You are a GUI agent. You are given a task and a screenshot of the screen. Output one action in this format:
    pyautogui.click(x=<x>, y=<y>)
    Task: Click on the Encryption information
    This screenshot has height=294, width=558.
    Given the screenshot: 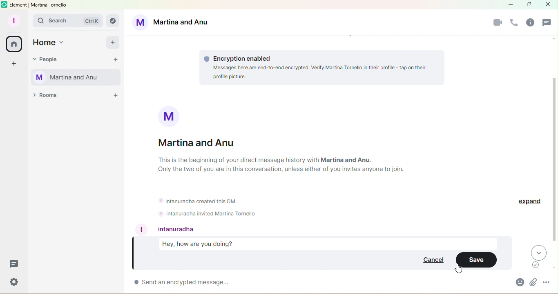 What is the action you would take?
    pyautogui.click(x=321, y=66)
    